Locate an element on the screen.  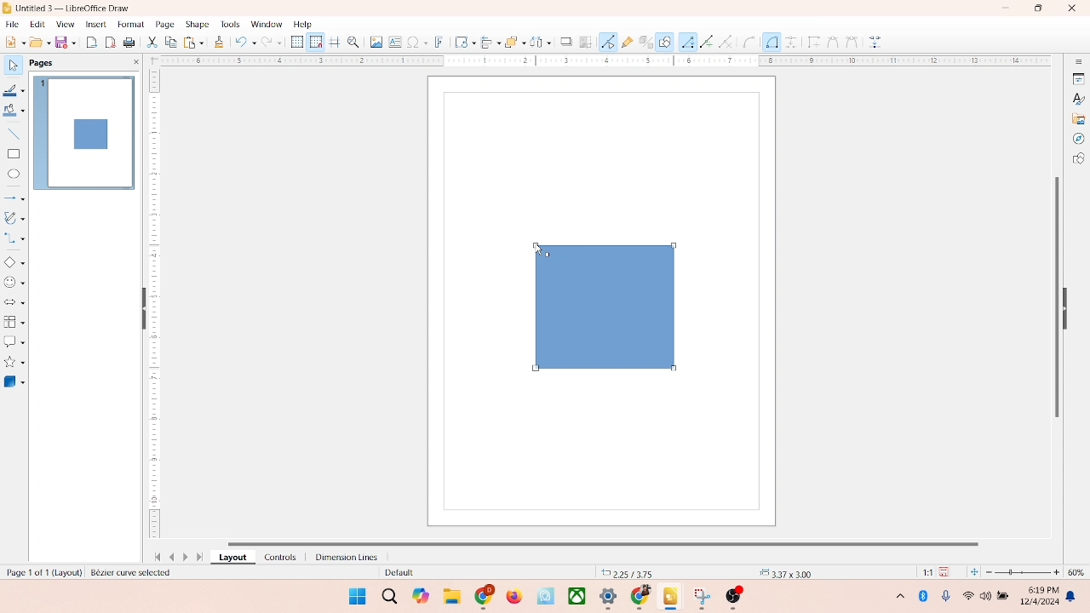
select at least three object to distribute is located at coordinates (536, 43).